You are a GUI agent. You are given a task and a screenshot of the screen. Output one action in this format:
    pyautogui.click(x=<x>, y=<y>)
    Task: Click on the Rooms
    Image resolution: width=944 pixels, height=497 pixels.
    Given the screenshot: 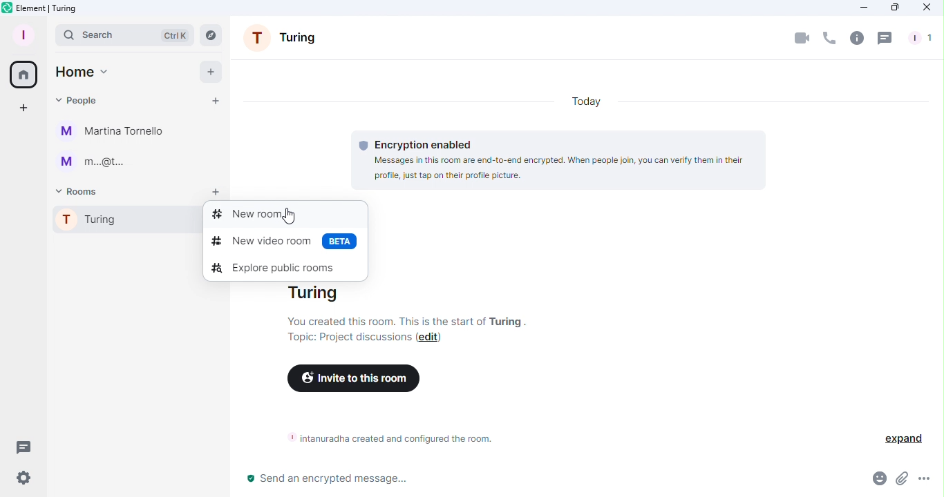 What is the action you would take?
    pyautogui.click(x=80, y=191)
    